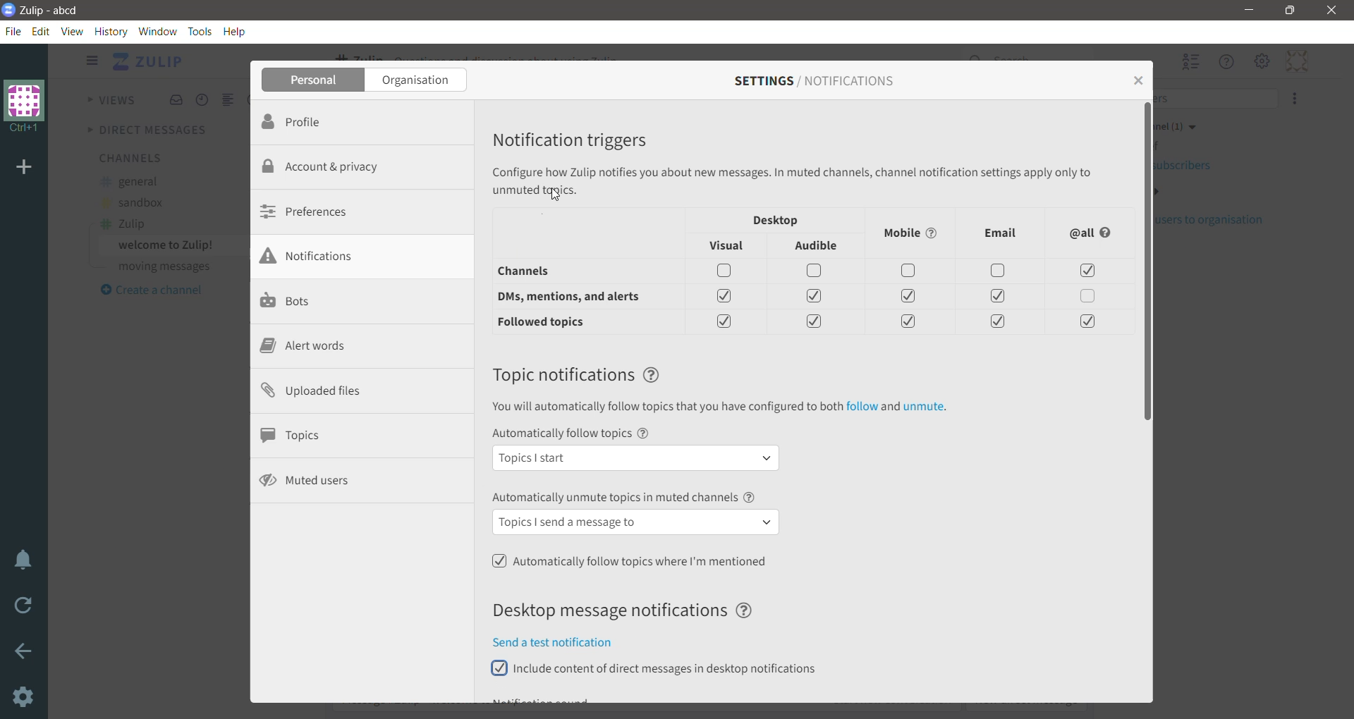 This screenshot has width=1354, height=719. What do you see at coordinates (817, 297) in the screenshot?
I see `check box` at bounding box center [817, 297].